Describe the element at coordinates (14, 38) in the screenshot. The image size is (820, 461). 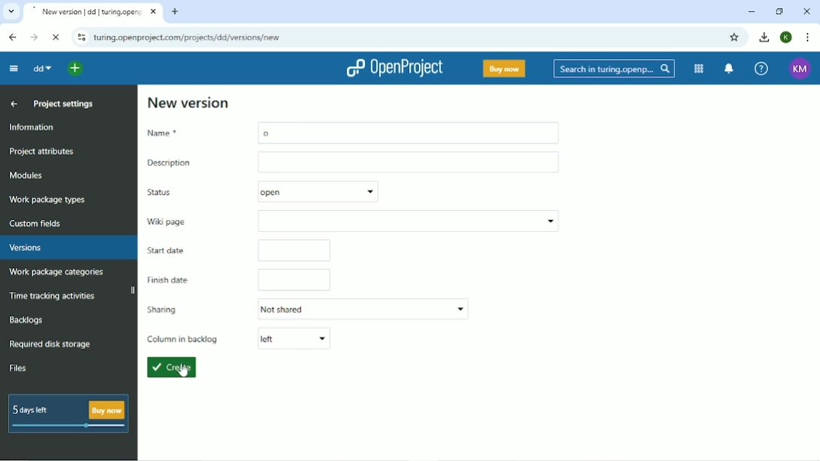
I see `Back` at that location.